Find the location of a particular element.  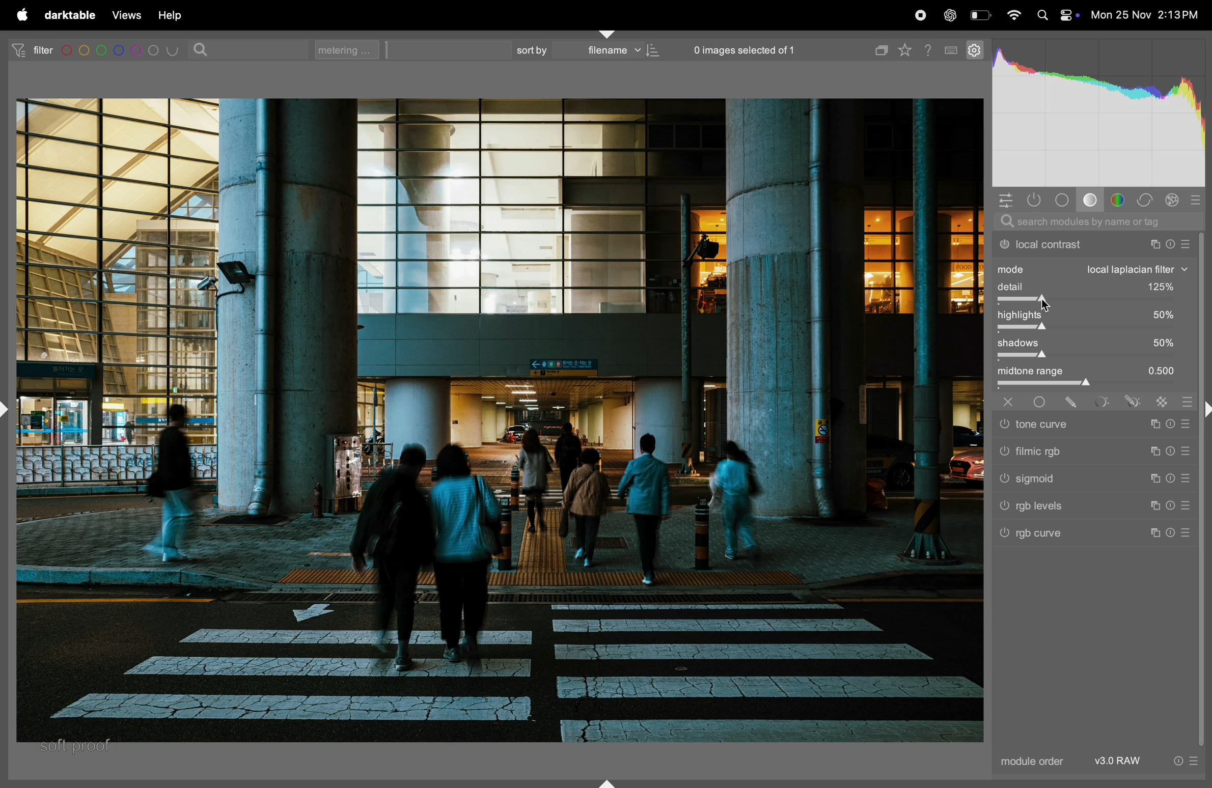

sigmoid switched off is located at coordinates (1002, 481).